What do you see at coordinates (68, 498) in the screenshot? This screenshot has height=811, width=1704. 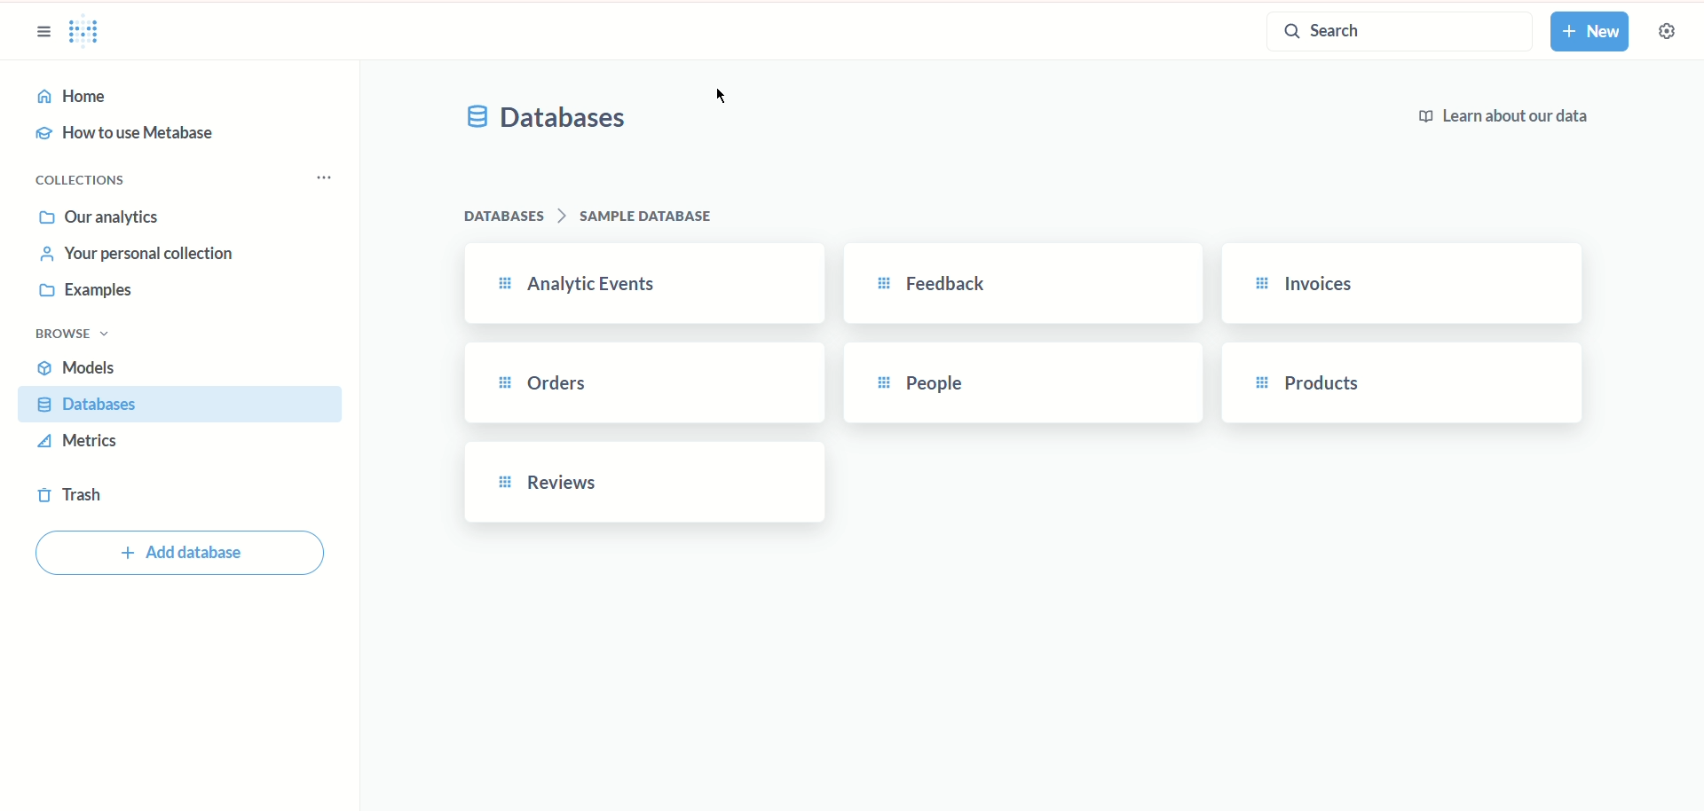 I see `trash` at bounding box center [68, 498].